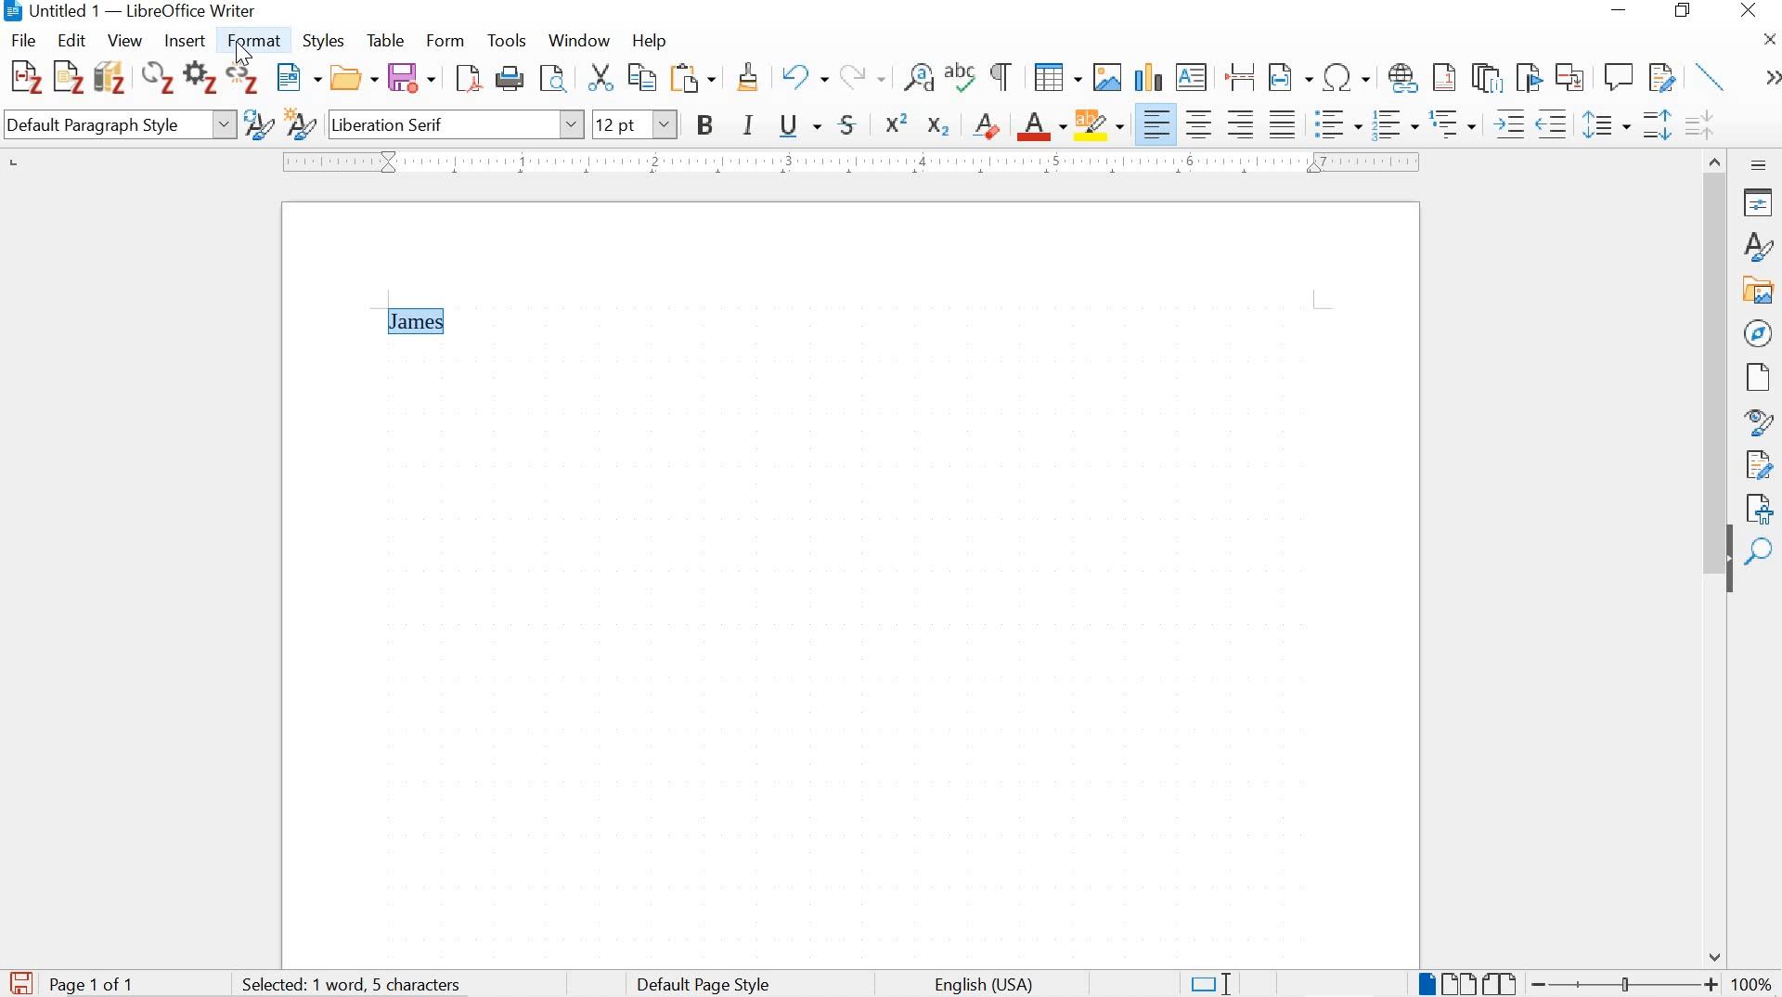  What do you see at coordinates (300, 79) in the screenshot?
I see `new` at bounding box center [300, 79].